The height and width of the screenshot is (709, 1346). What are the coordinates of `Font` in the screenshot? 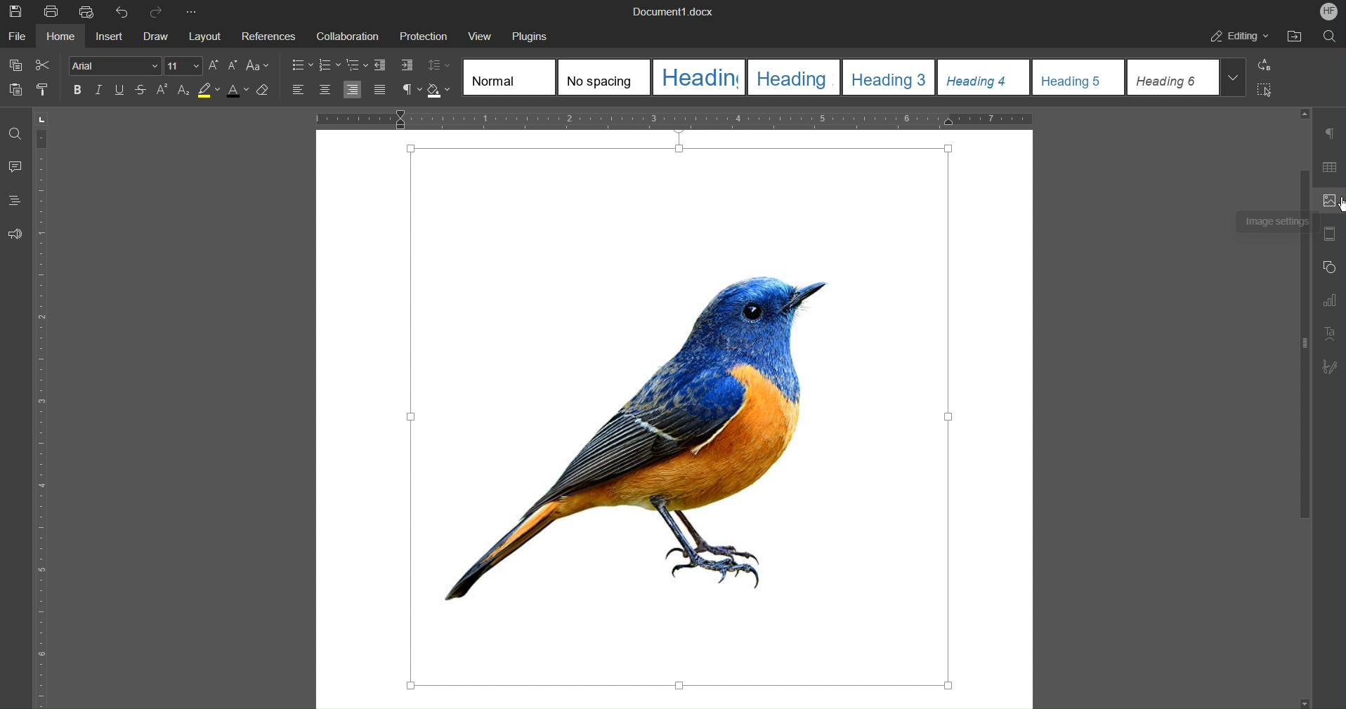 It's located at (115, 65).